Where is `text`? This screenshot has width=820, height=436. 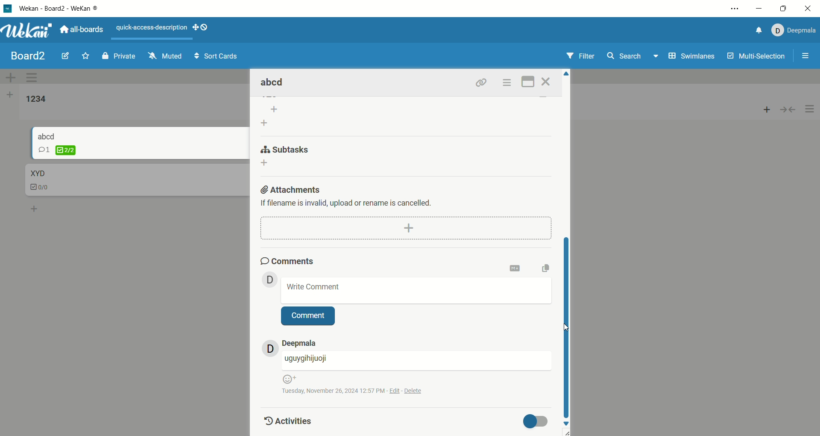 text is located at coordinates (351, 204).